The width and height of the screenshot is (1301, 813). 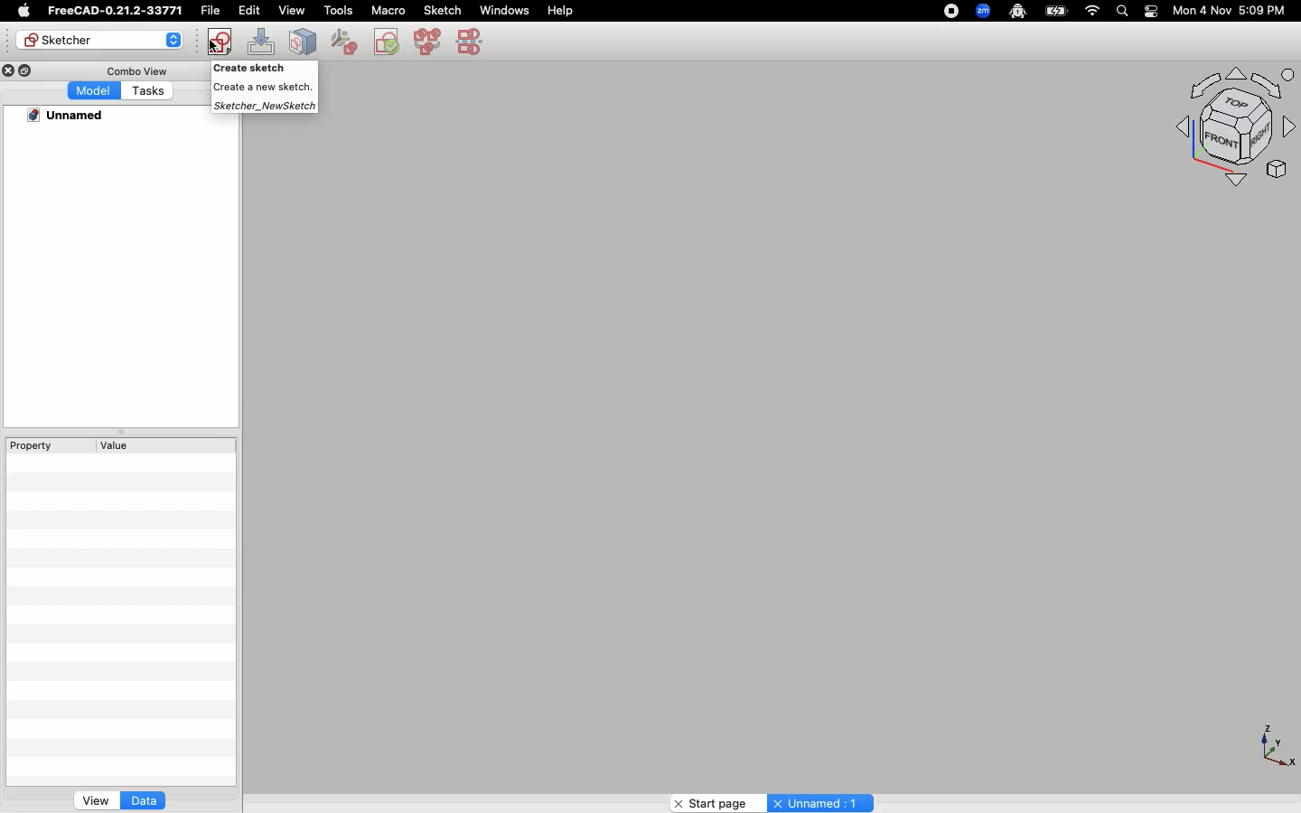 What do you see at coordinates (8, 72) in the screenshot?
I see `Close` at bounding box center [8, 72].